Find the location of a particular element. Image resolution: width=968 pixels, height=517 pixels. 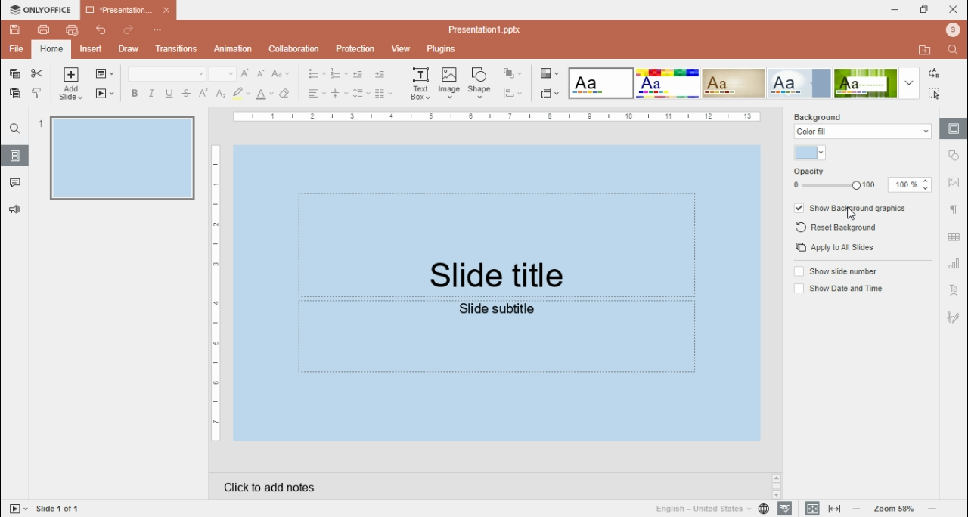

redo is located at coordinates (128, 30).